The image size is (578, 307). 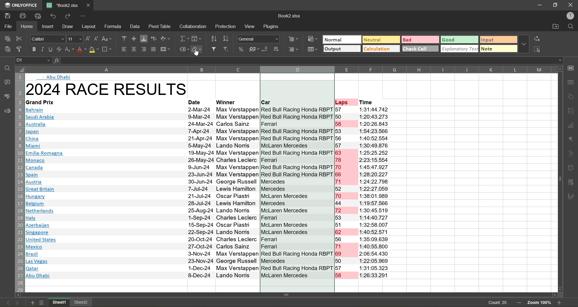 I want to click on Las Vegas 23-Nov-24 George Russell Mercedes 50 1:22:05.969, so click(x=208, y=262).